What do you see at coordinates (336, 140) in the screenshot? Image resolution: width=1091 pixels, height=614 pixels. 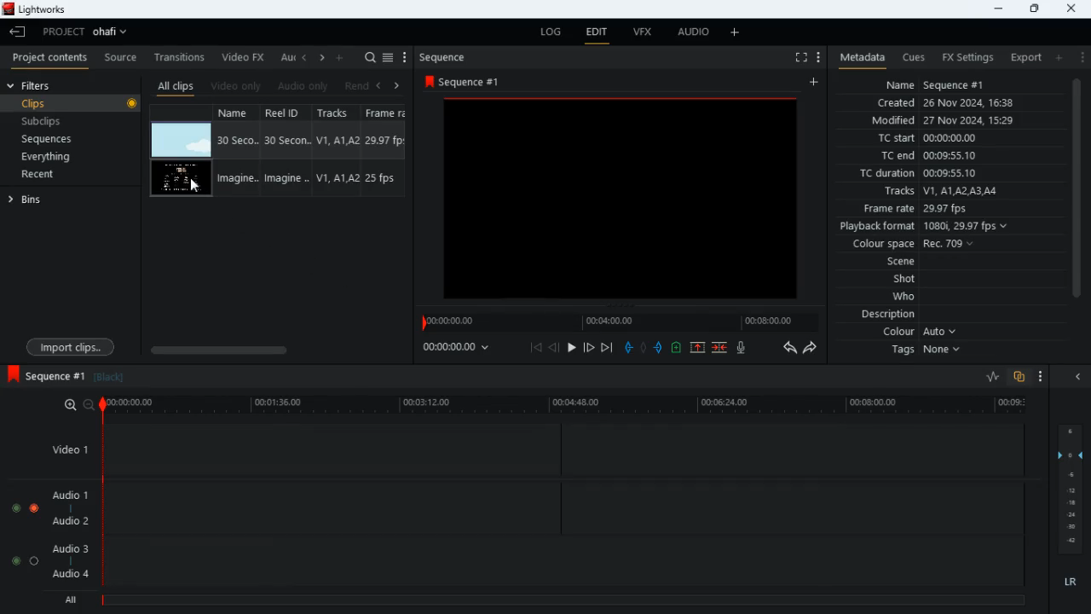 I see `V1, A1, A2` at bounding box center [336, 140].